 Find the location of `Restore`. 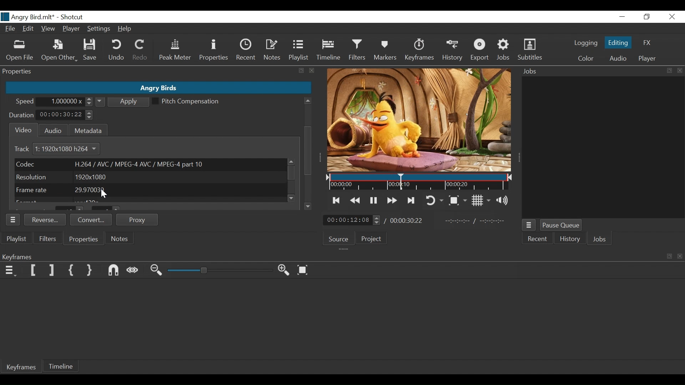

Restore is located at coordinates (647, 17).